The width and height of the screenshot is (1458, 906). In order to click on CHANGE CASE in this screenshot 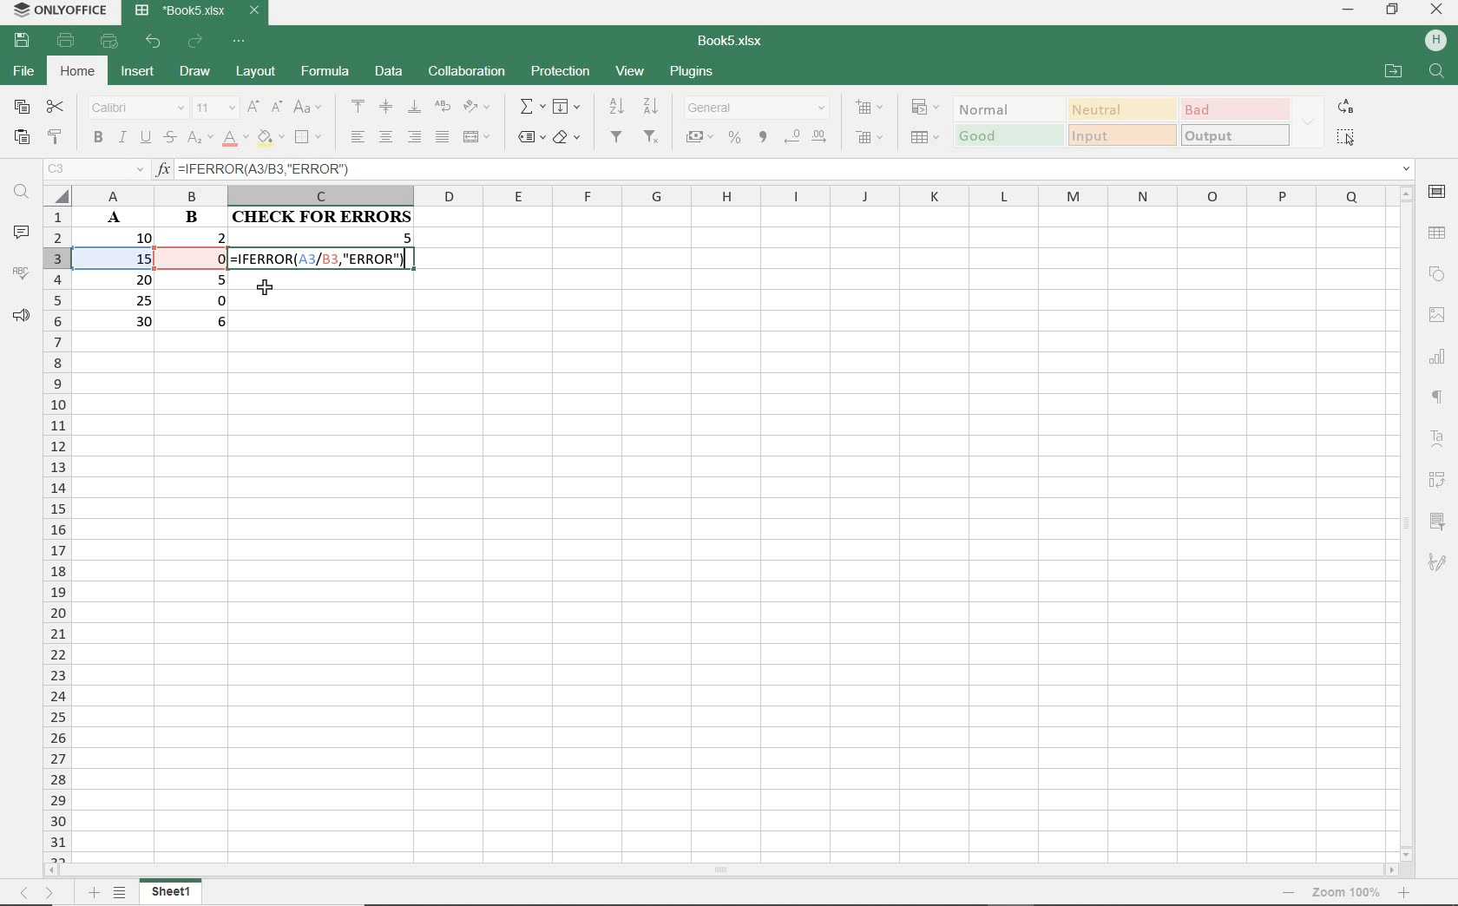, I will do `click(309, 108)`.